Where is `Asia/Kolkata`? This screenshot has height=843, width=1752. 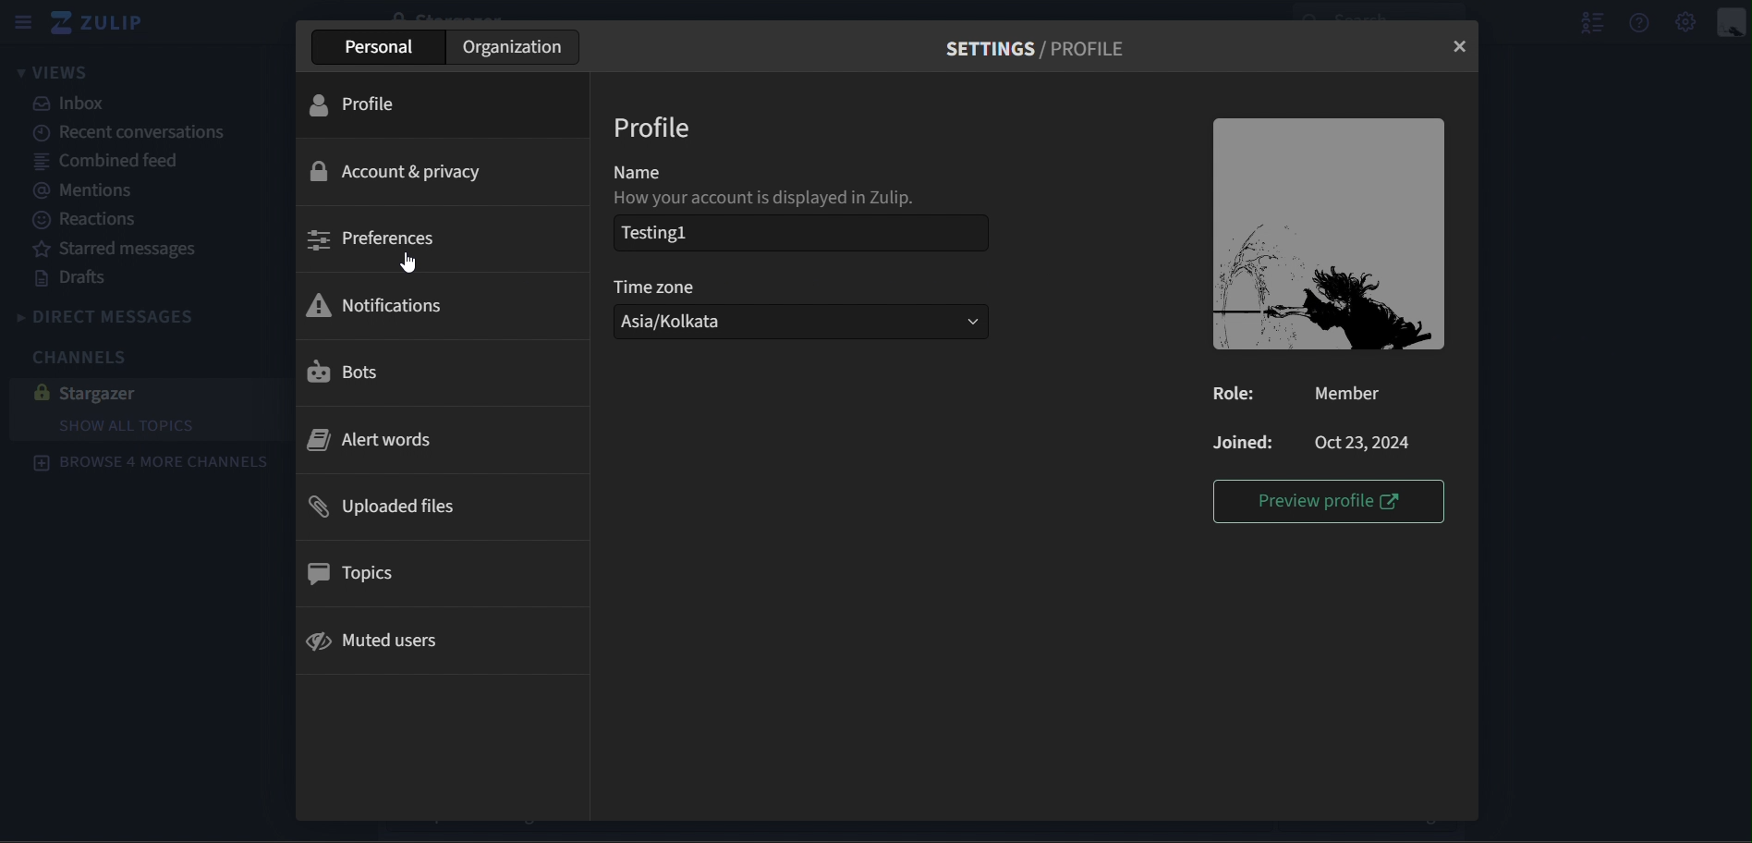
Asia/Kolkata is located at coordinates (799, 322).